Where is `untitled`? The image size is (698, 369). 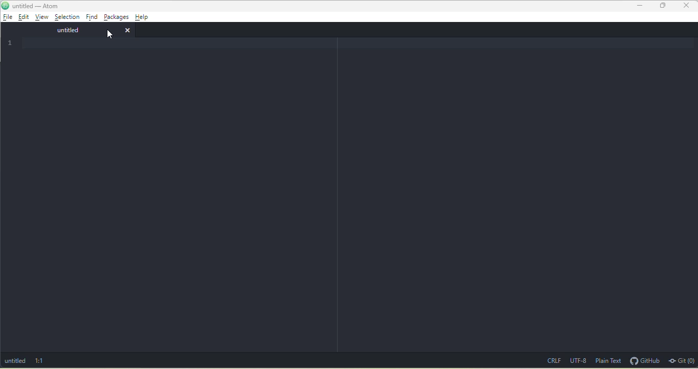
untitled is located at coordinates (61, 30).